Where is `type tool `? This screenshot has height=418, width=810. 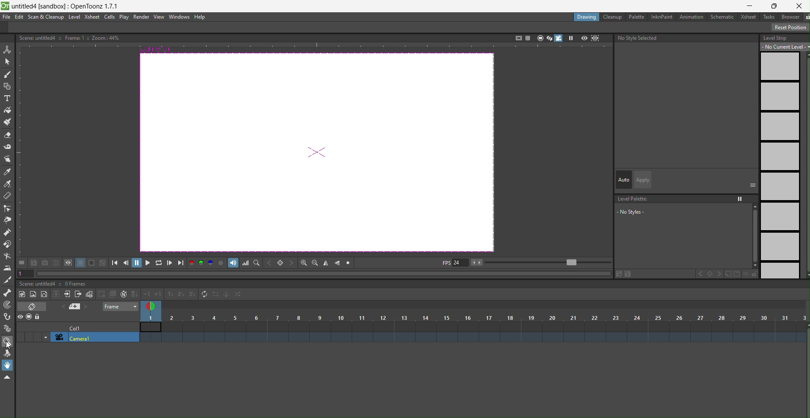 type tool  is located at coordinates (9, 98).